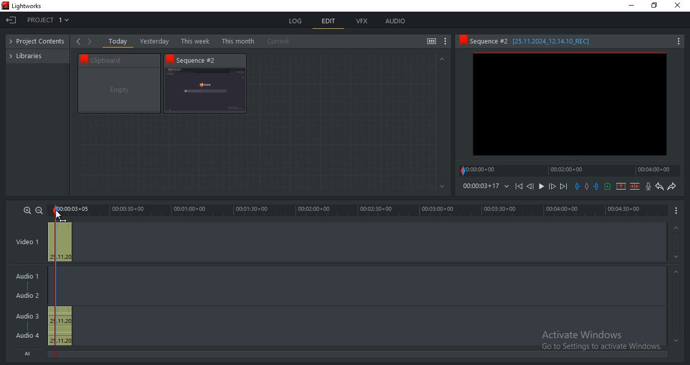 The image size is (690, 365). Describe the element at coordinates (297, 21) in the screenshot. I see `log` at that location.